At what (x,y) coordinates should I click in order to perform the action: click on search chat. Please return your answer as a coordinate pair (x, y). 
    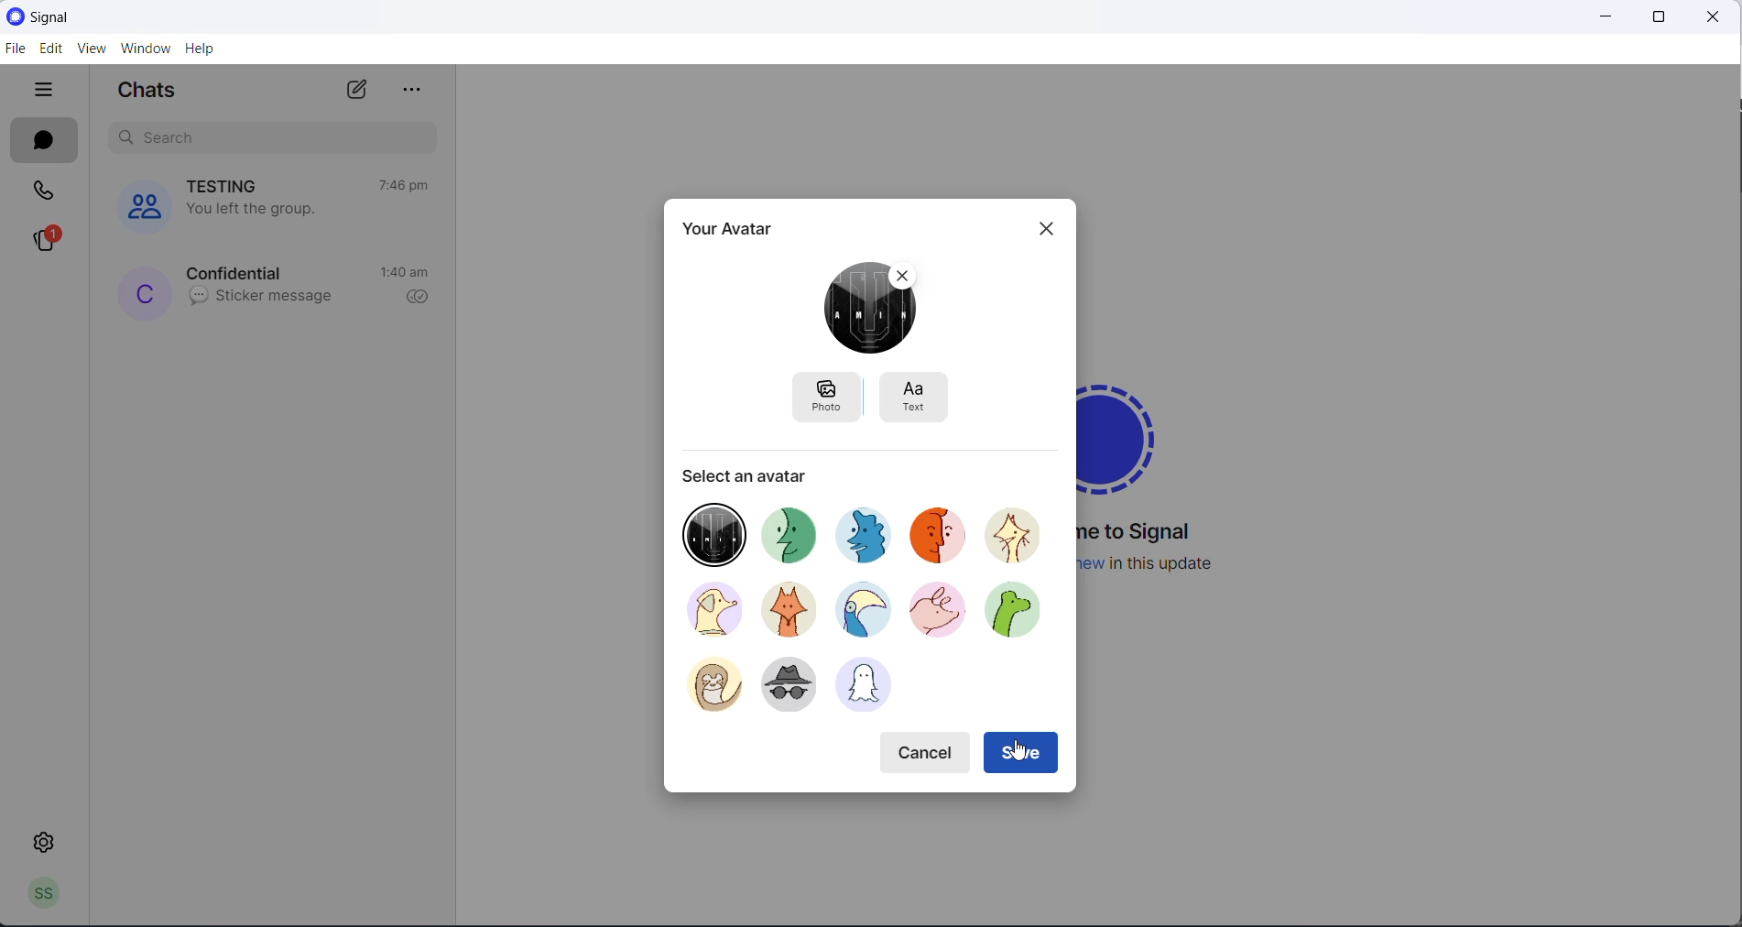
    Looking at the image, I should click on (278, 139).